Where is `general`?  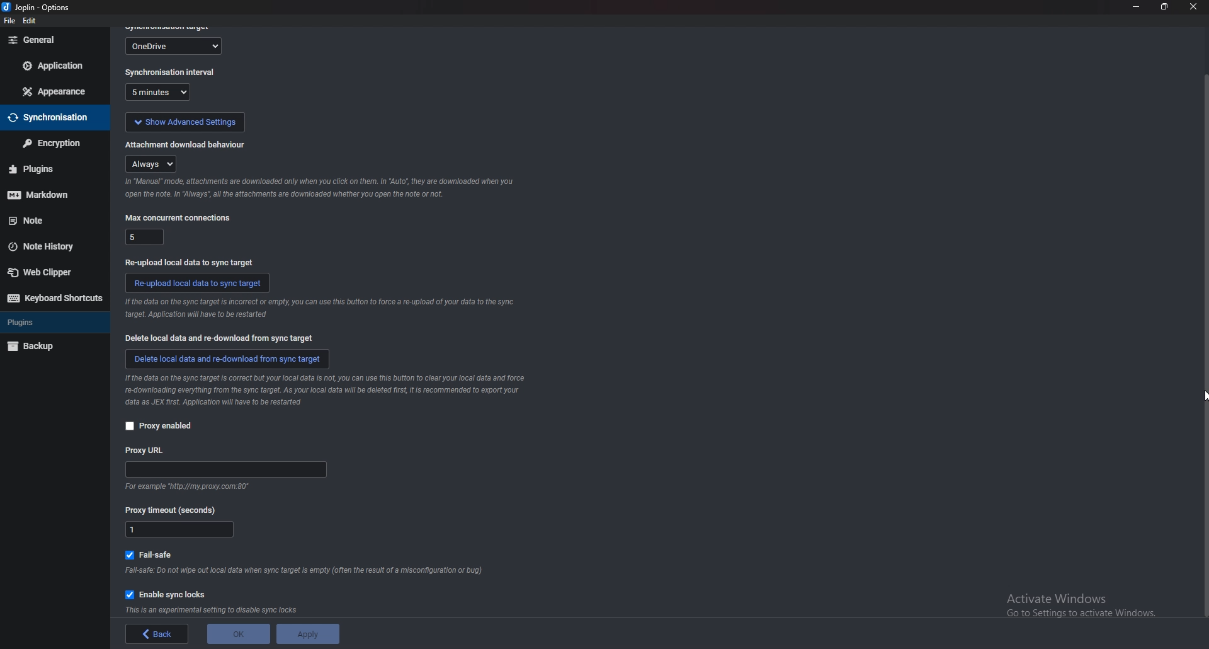
general is located at coordinates (55, 40).